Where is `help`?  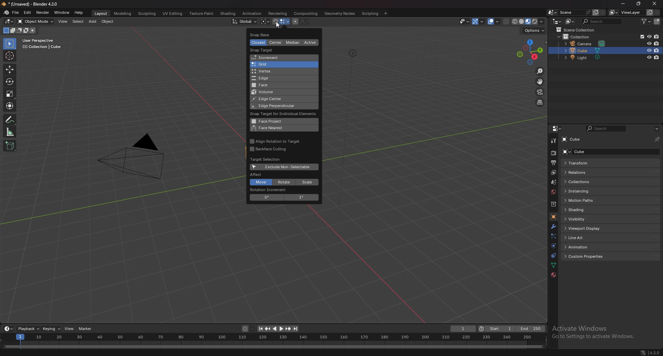
help is located at coordinates (79, 12).